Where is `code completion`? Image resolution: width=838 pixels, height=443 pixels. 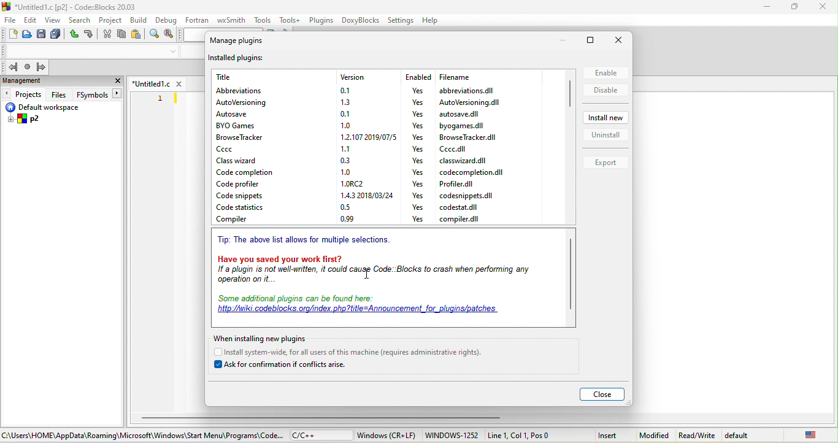 code completion is located at coordinates (243, 172).